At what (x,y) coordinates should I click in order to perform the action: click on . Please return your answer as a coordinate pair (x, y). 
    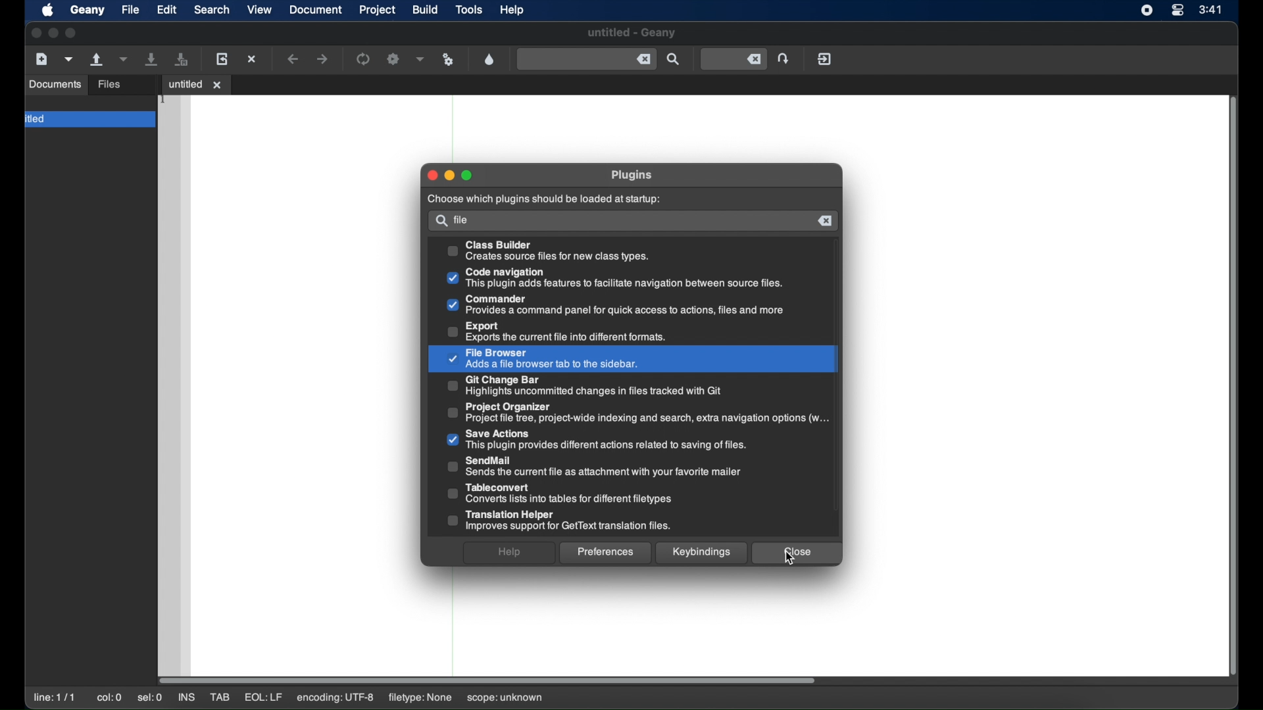
    Looking at the image, I should click on (607, 554).